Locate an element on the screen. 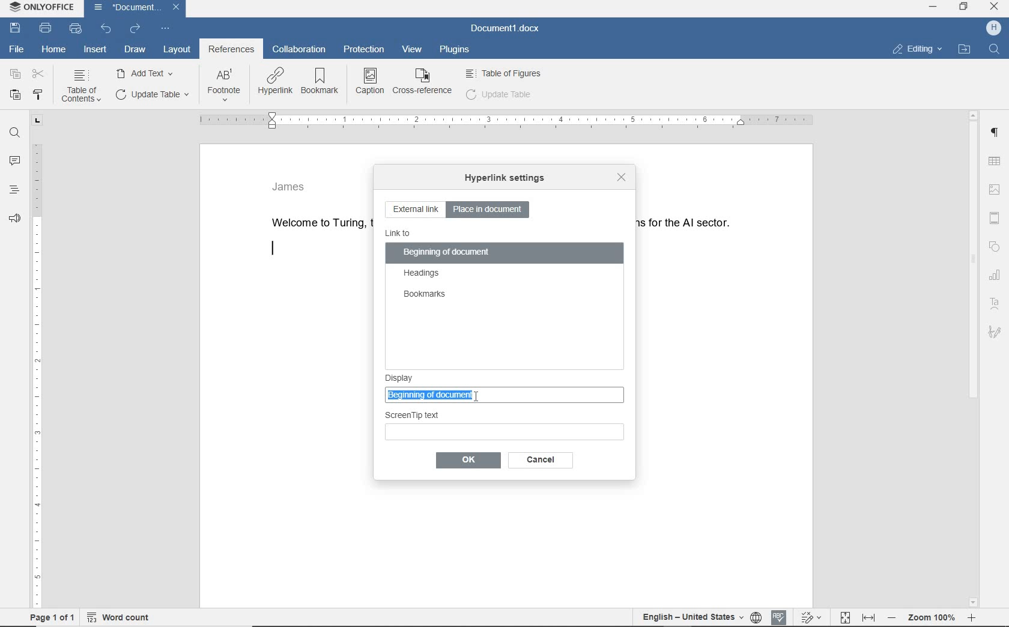 The image size is (1009, 627). Close is located at coordinates (177, 8).